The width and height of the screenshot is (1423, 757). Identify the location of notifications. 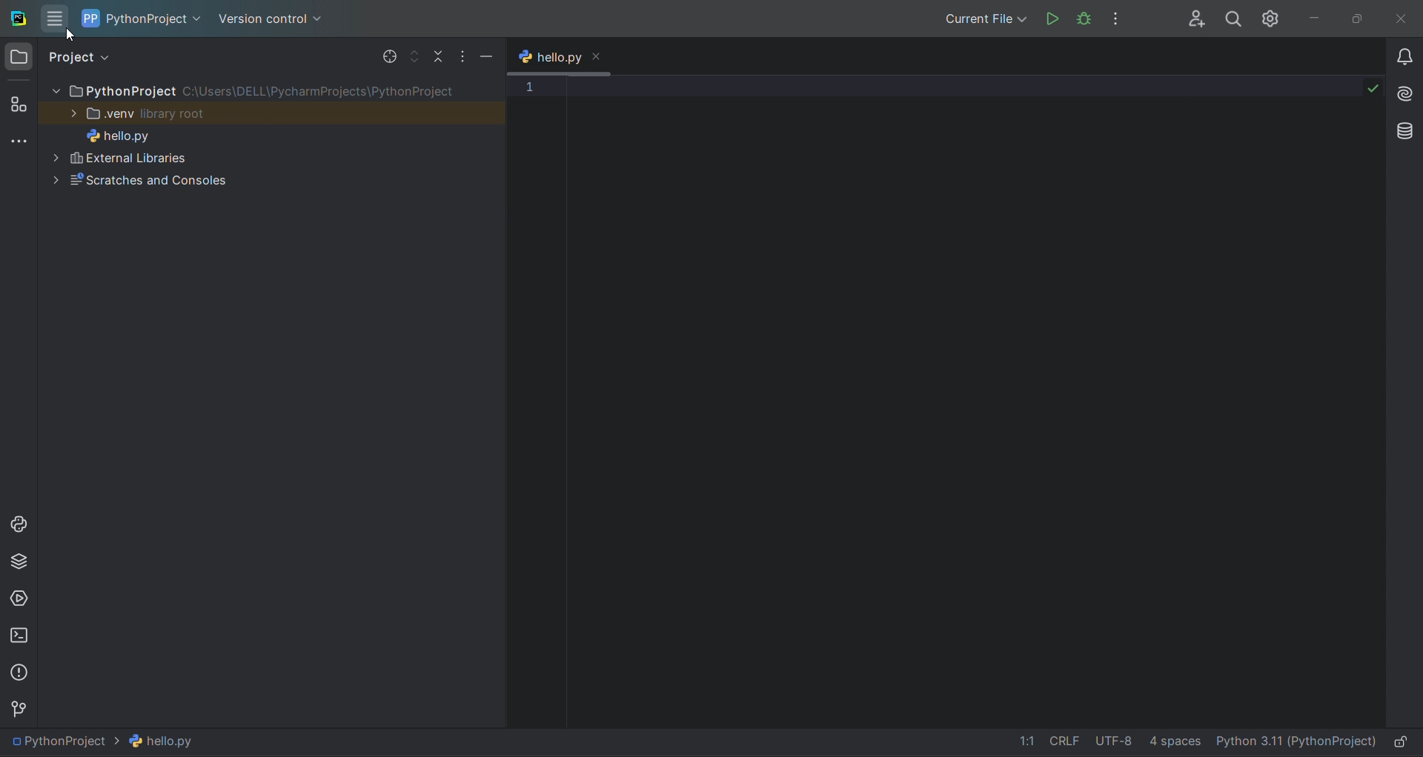
(1404, 58).